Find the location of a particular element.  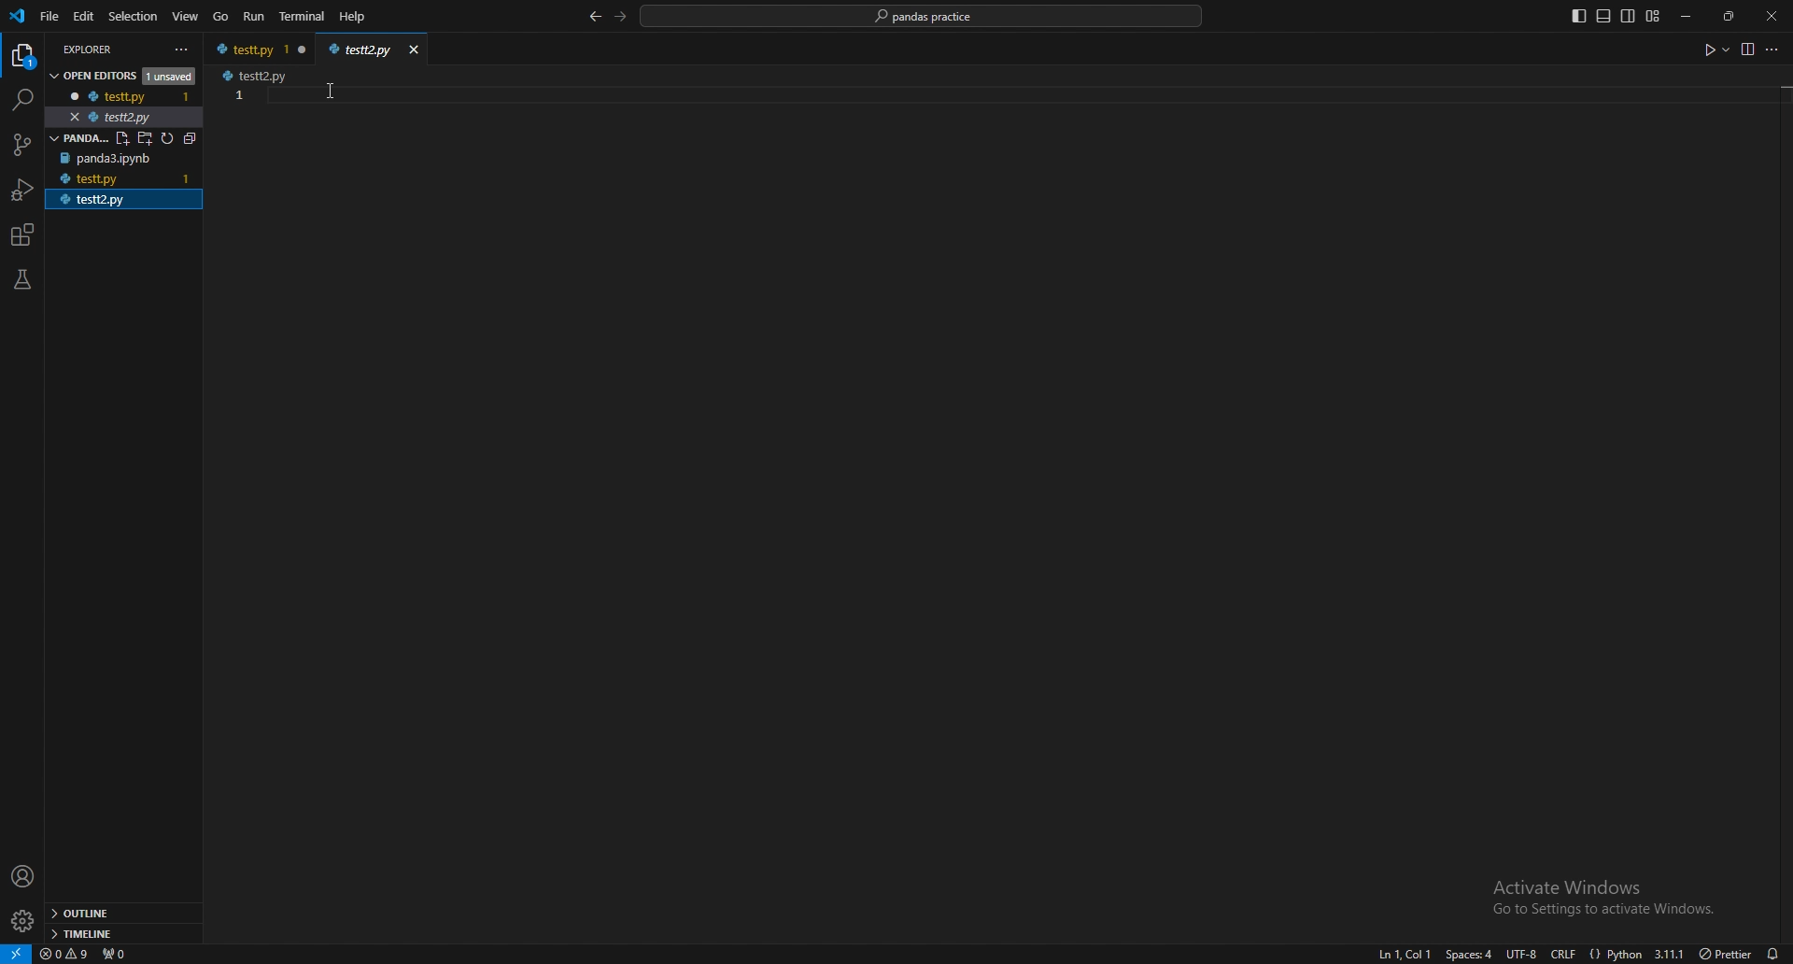

cursor is located at coordinates (326, 95).